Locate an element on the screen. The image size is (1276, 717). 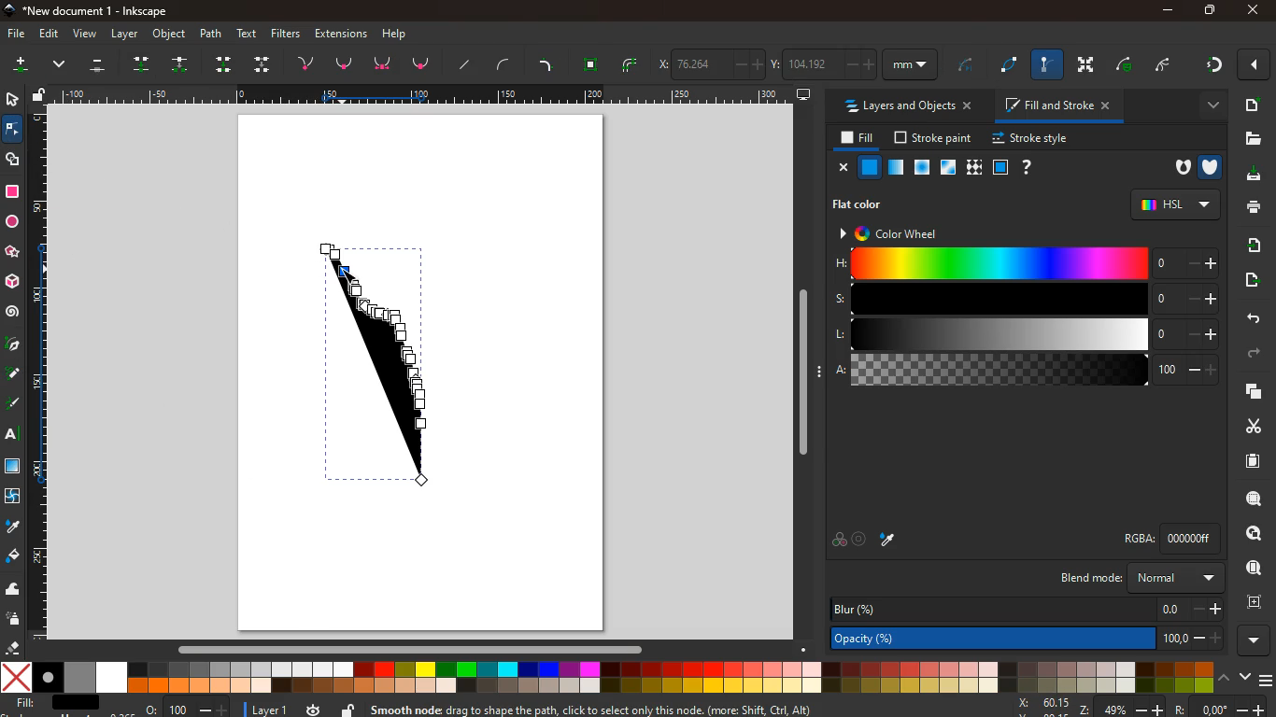
print is located at coordinates (1253, 208).